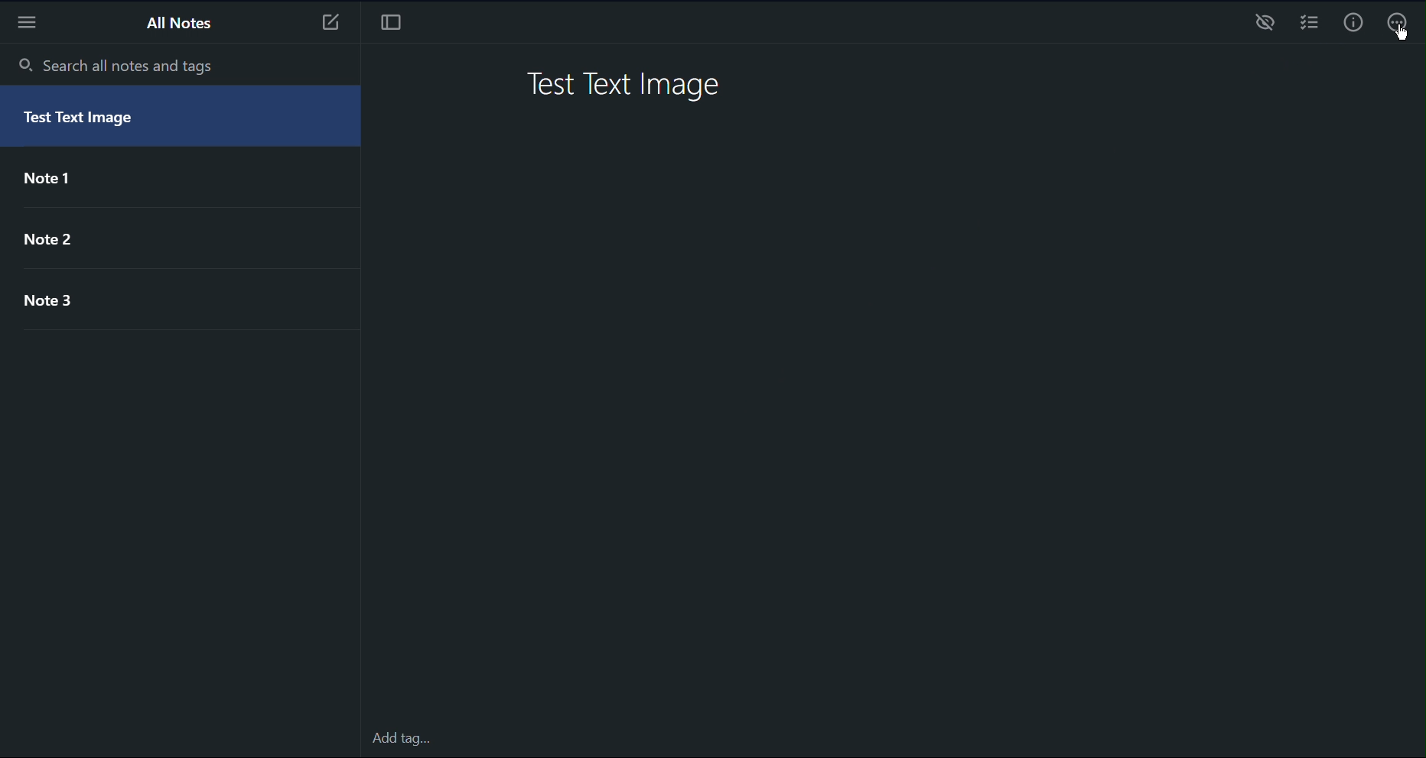 This screenshot has height=758, width=1426. What do you see at coordinates (1350, 24) in the screenshot?
I see `Info` at bounding box center [1350, 24].